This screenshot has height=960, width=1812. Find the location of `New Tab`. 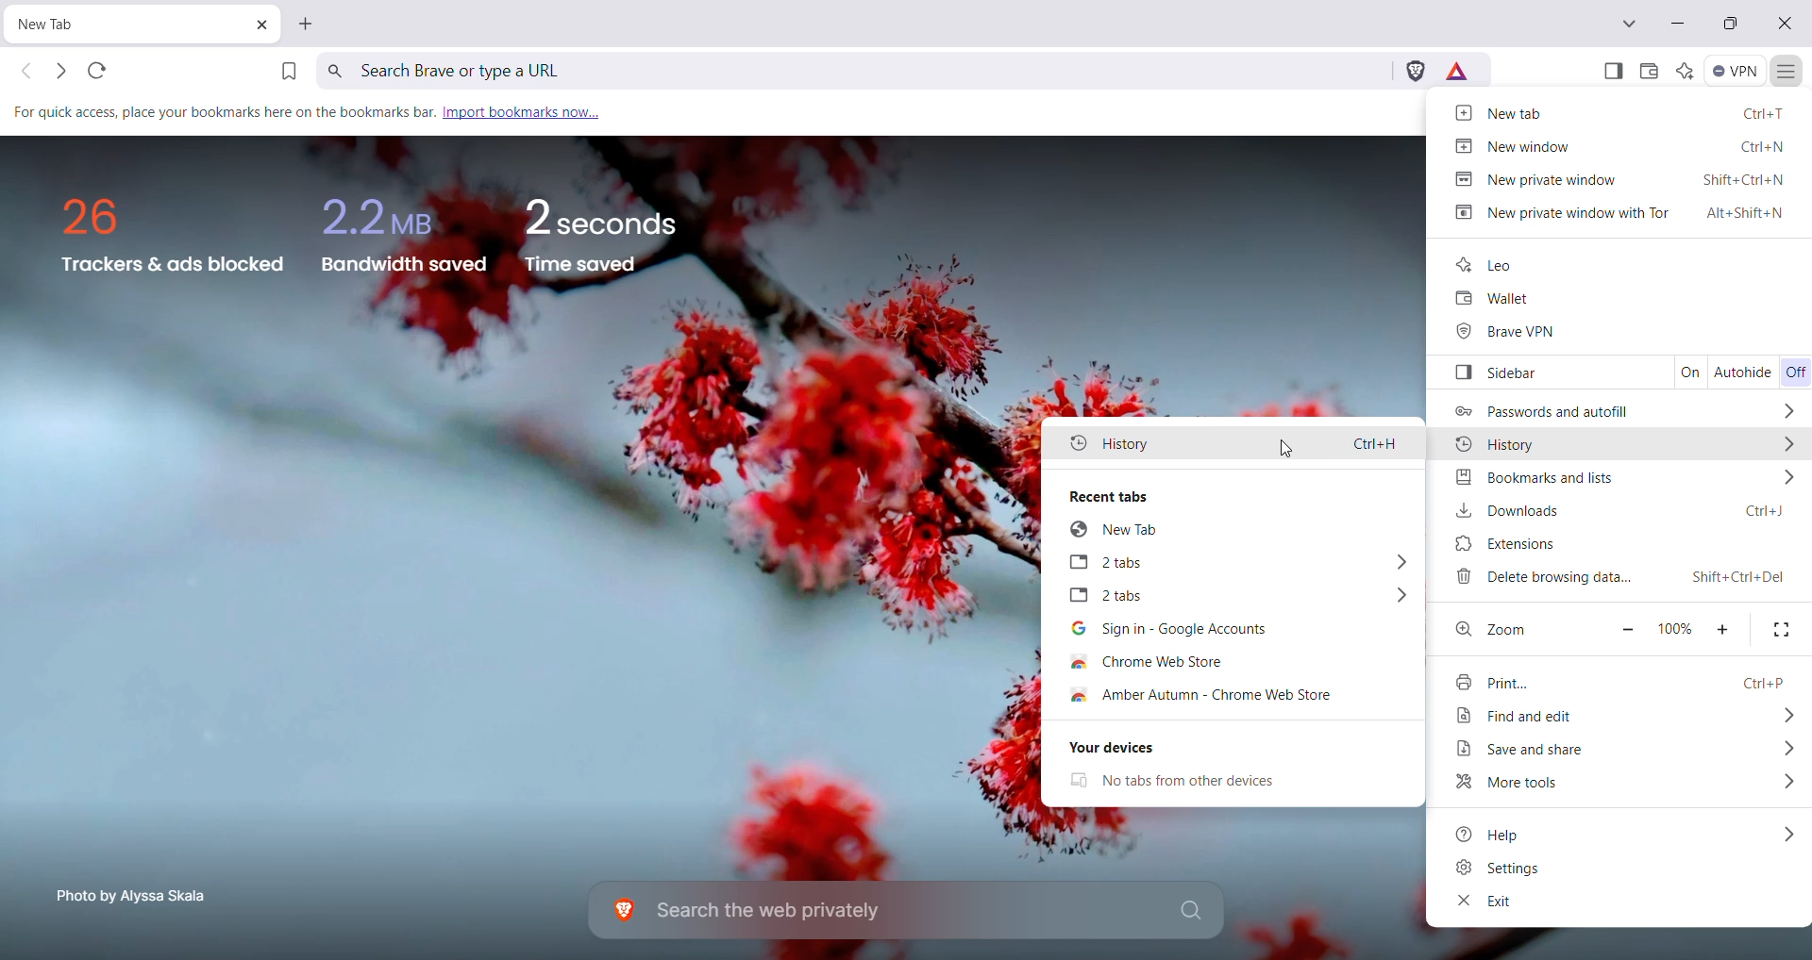

New Tab is located at coordinates (1621, 114).